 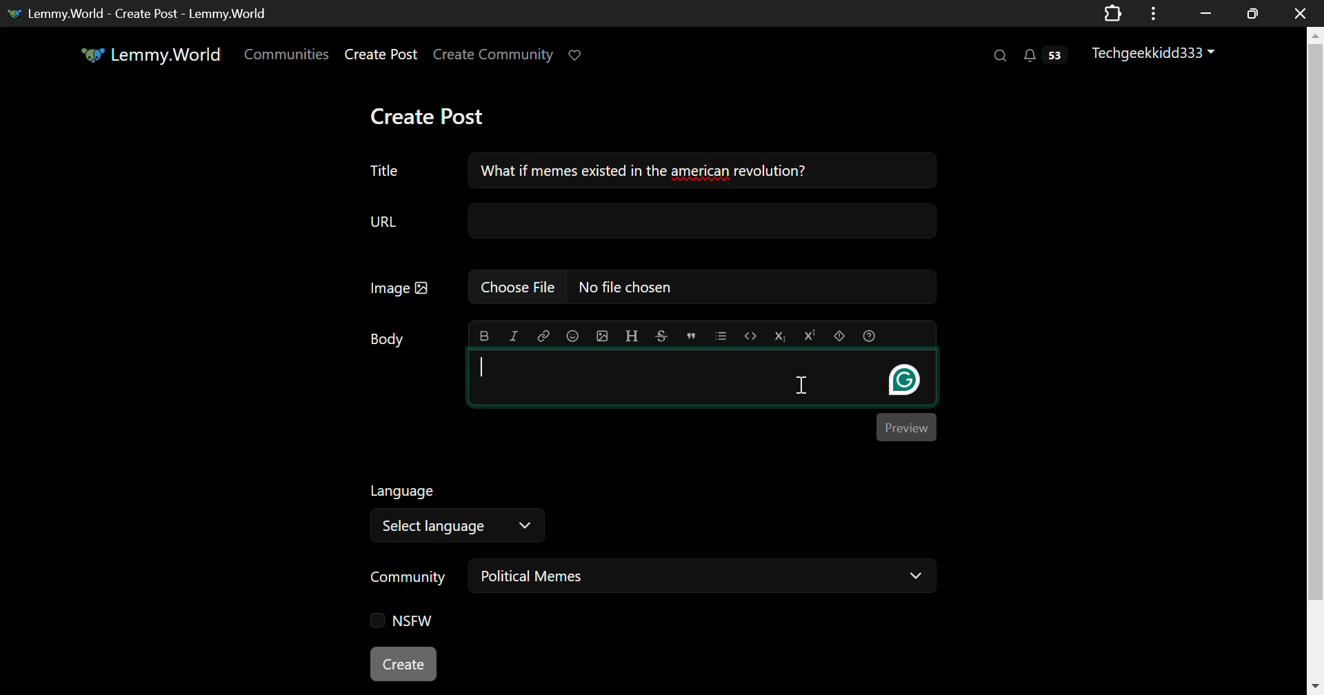 I want to click on URL Field, so click(x=653, y=221).